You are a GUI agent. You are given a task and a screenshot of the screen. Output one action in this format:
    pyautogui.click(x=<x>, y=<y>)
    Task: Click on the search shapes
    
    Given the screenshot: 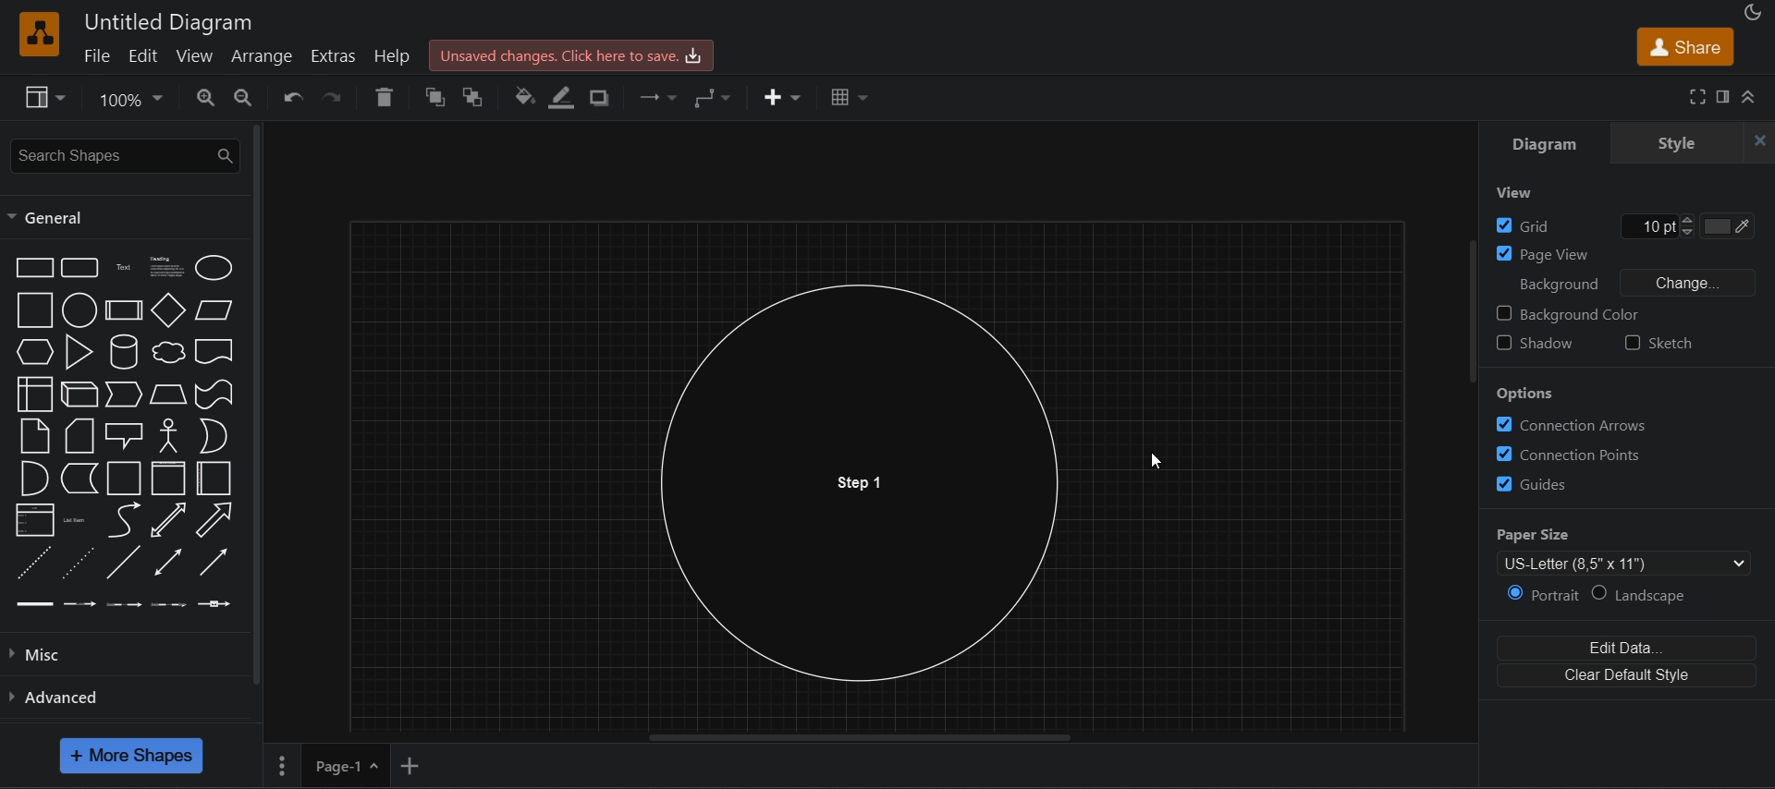 What is the action you would take?
    pyautogui.click(x=119, y=154)
    